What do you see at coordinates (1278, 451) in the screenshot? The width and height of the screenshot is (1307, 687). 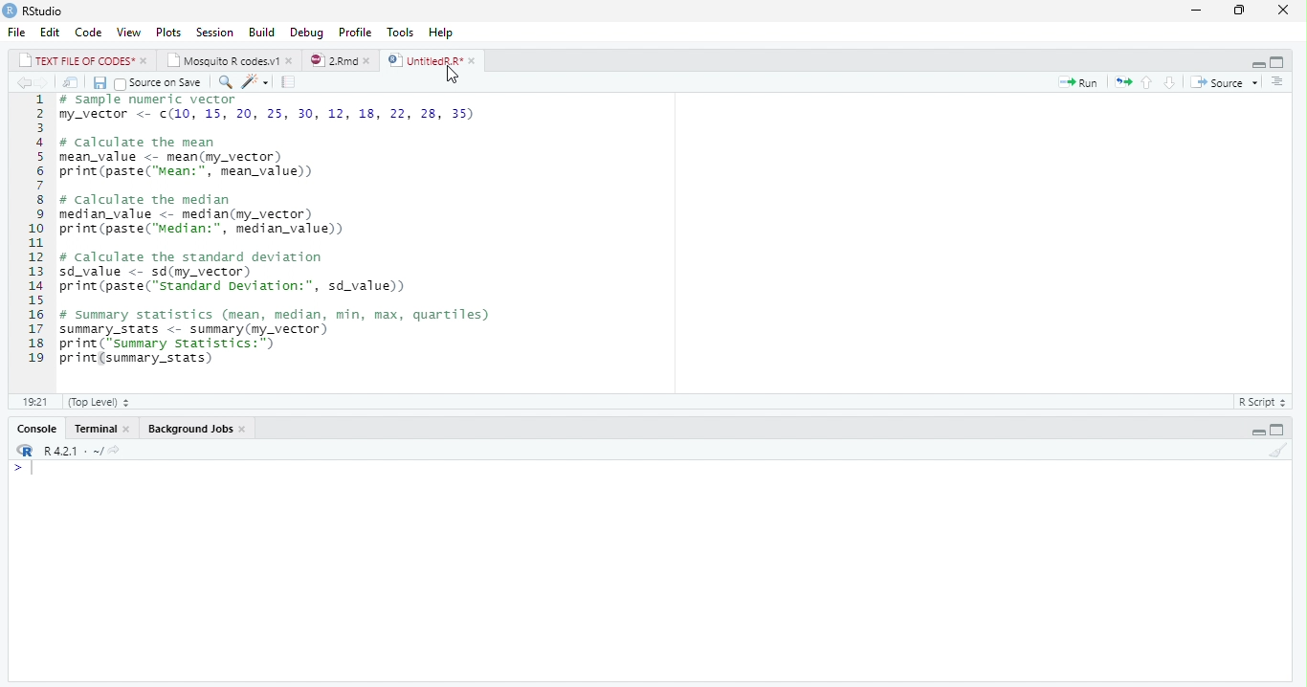 I see `clear console` at bounding box center [1278, 451].